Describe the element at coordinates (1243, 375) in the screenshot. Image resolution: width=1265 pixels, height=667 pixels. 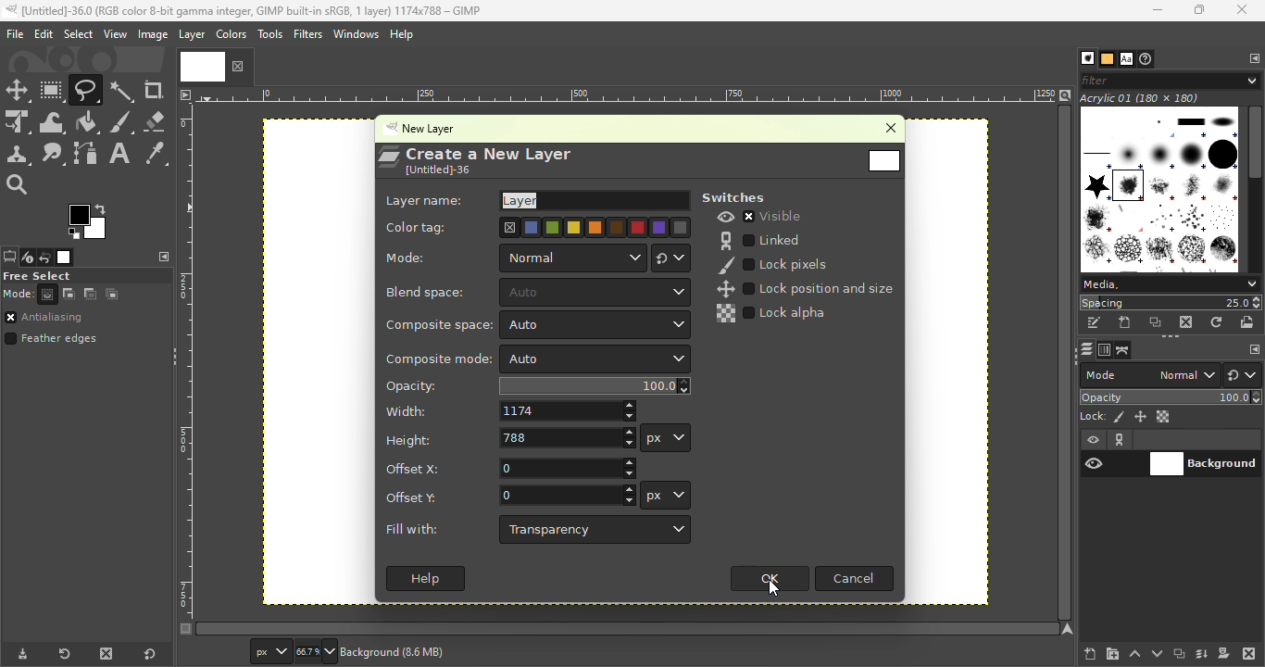
I see `Switch to another group of modes` at that location.